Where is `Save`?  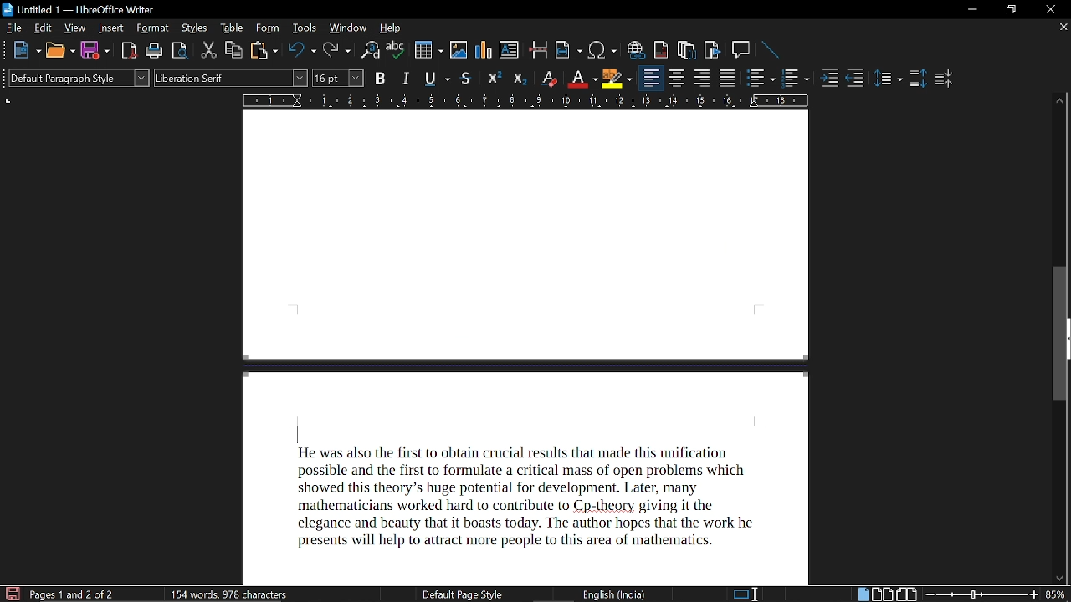
Save is located at coordinates (95, 51).